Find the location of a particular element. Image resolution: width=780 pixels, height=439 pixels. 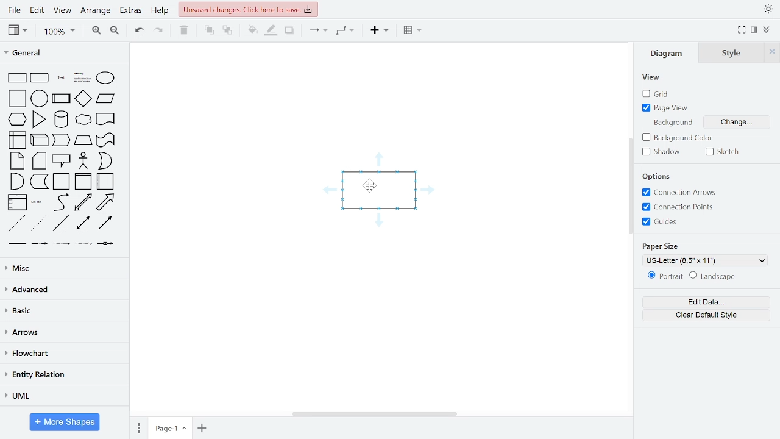

data storage is located at coordinates (39, 182).